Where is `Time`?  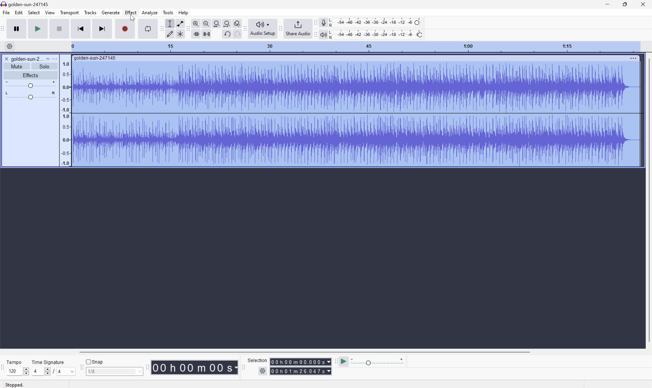
Time is located at coordinates (195, 367).